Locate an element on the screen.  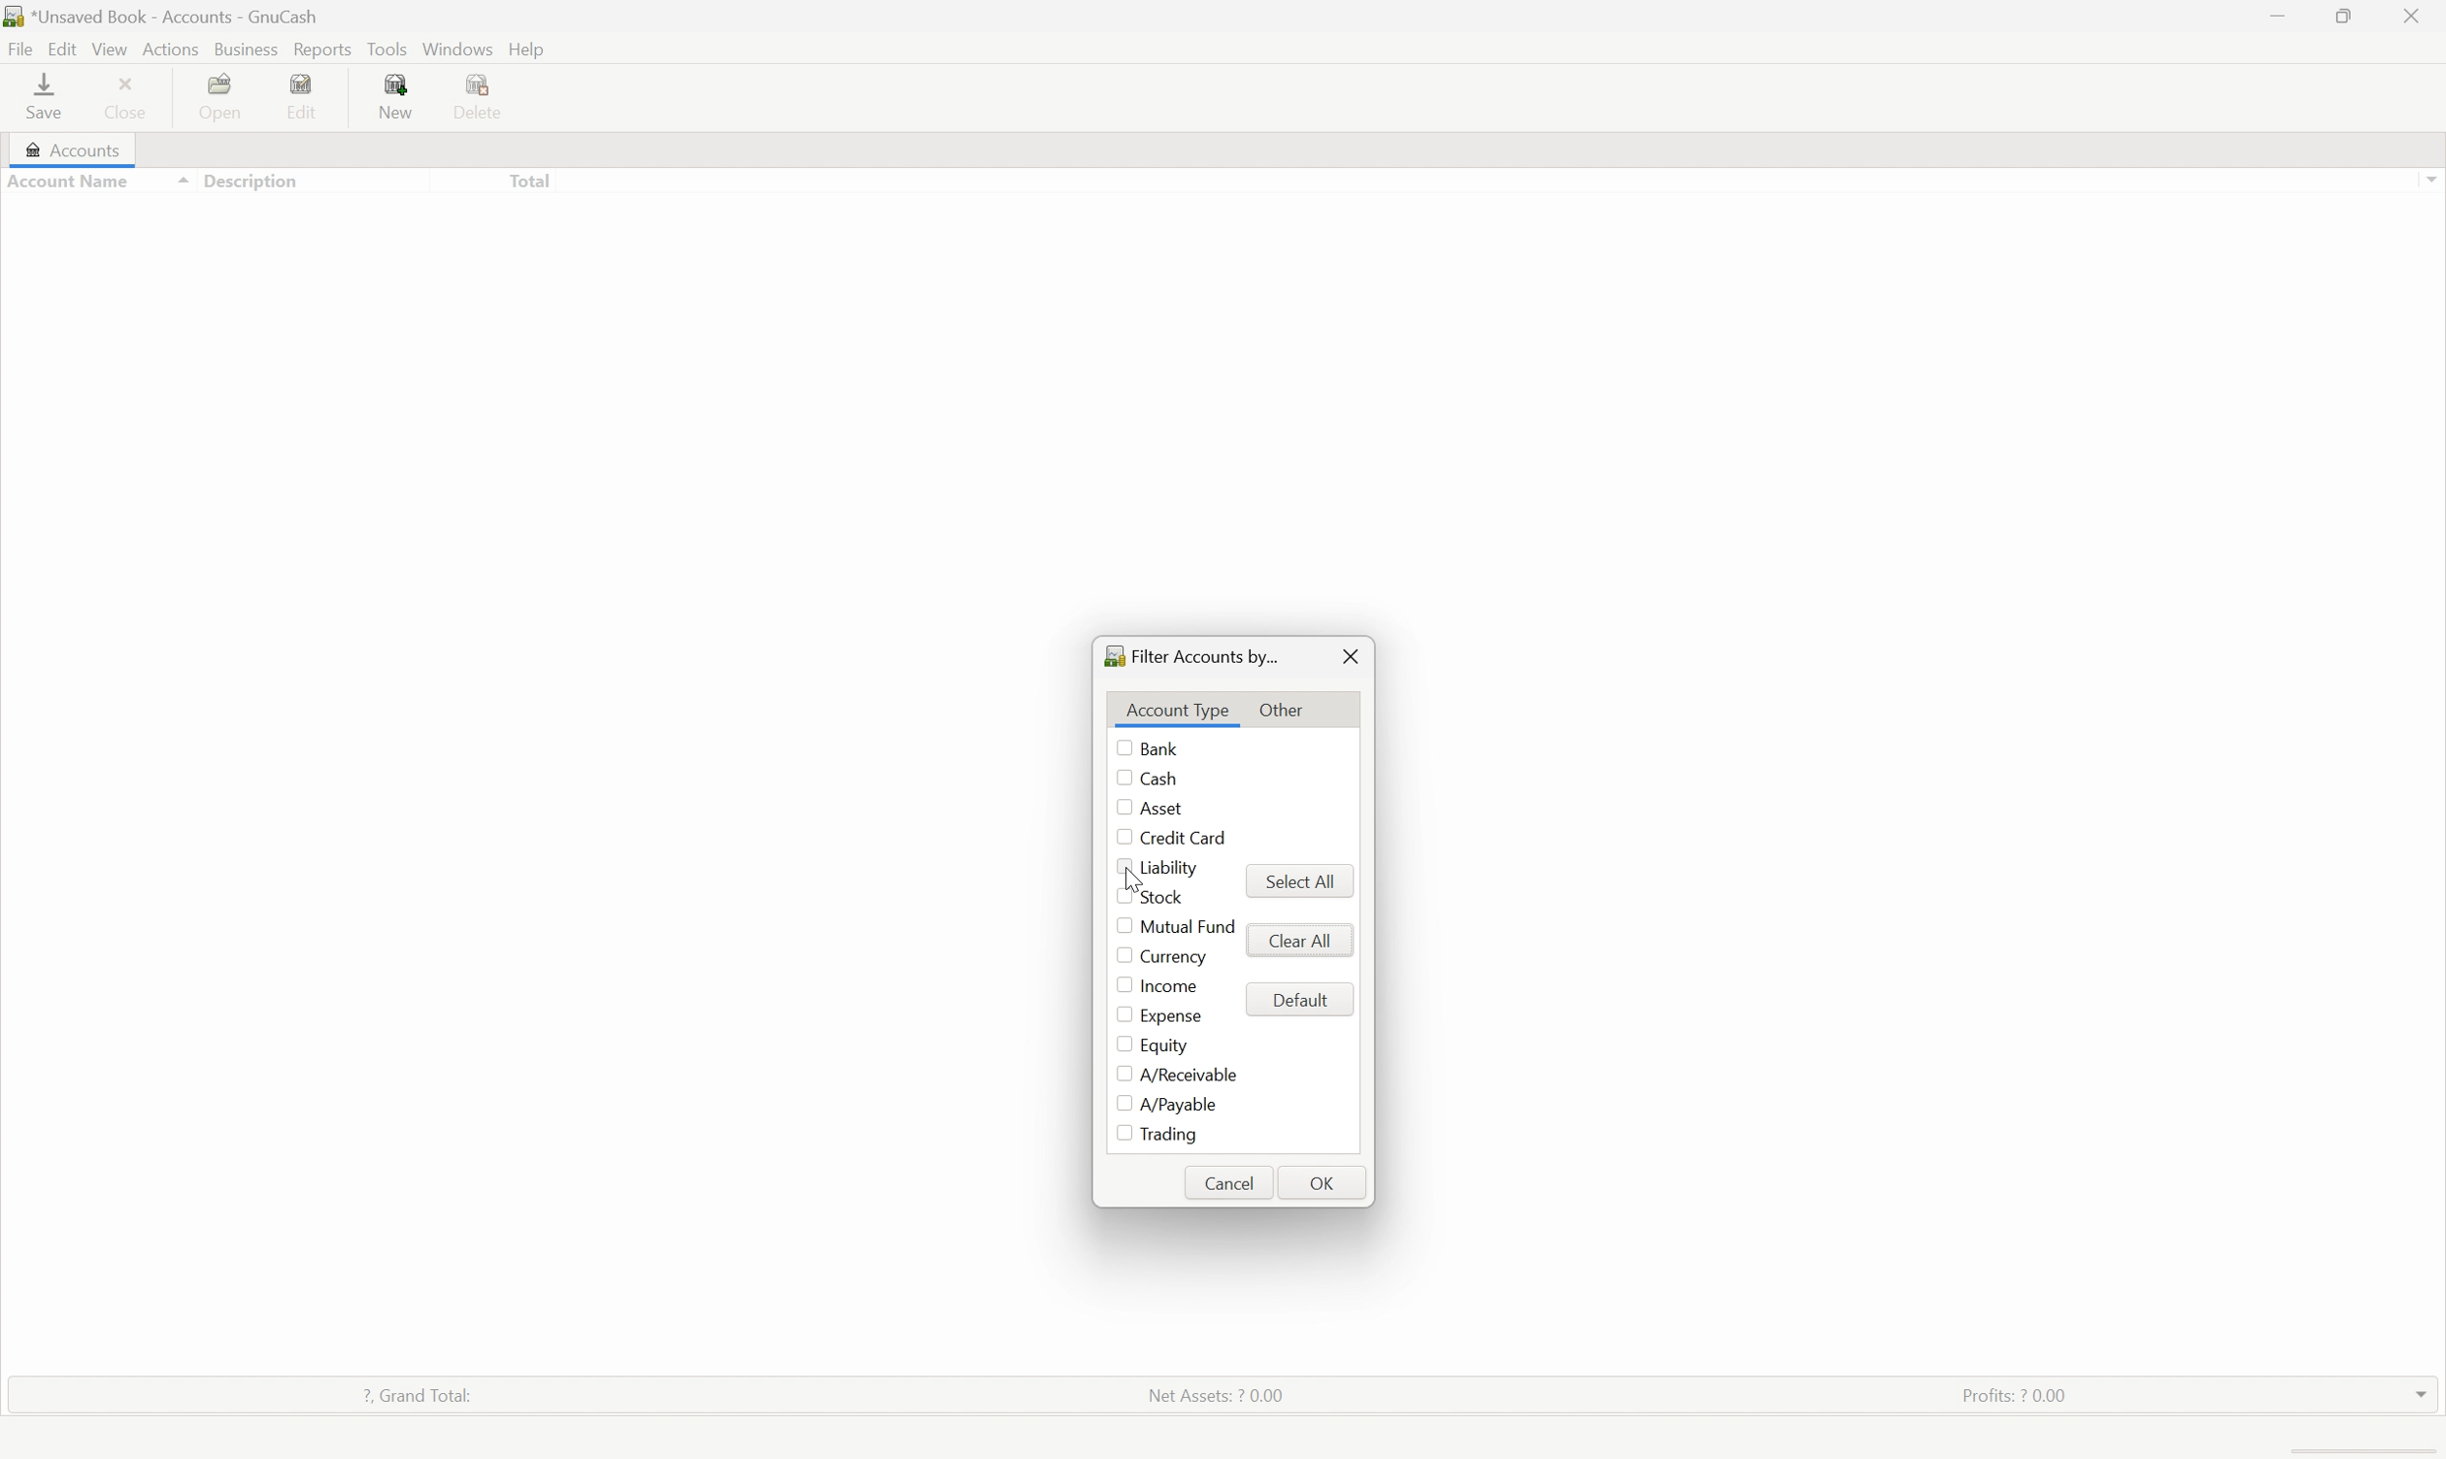
Minimize is located at coordinates (2277, 17).